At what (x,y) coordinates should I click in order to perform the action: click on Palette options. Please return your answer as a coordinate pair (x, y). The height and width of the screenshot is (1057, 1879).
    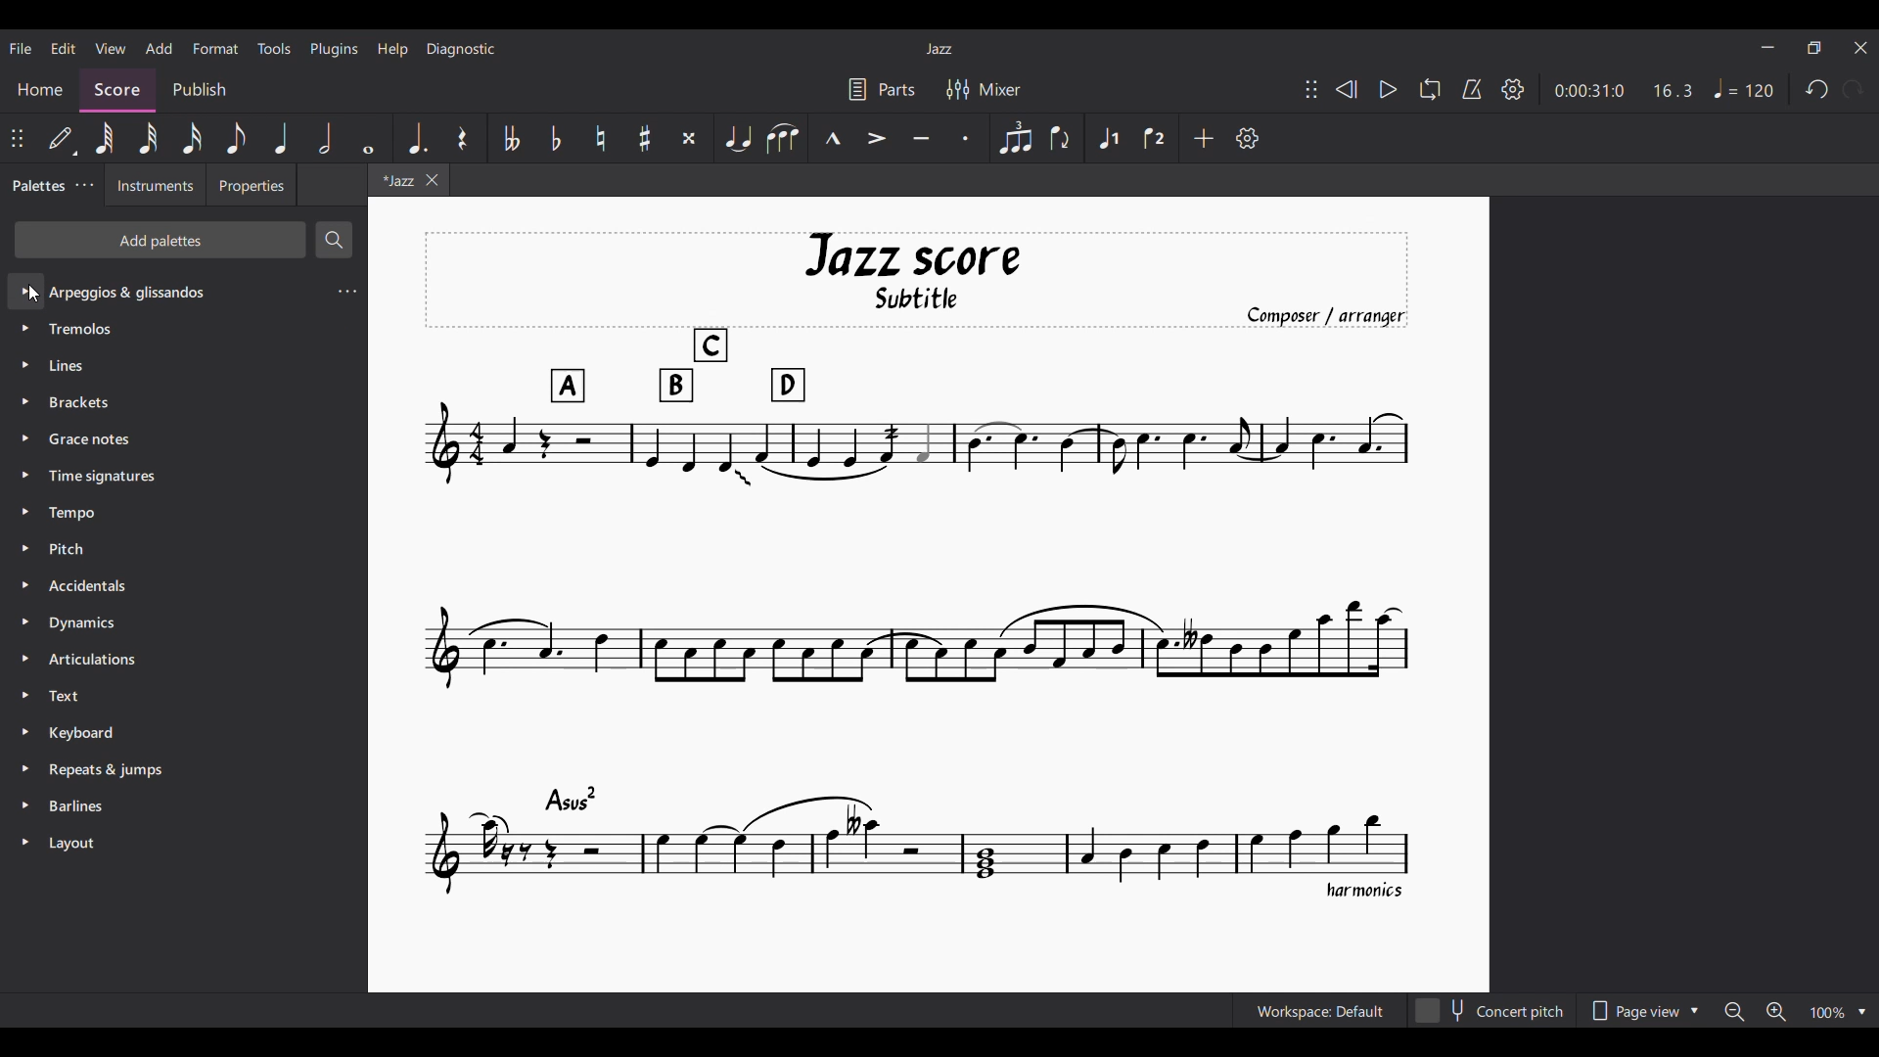
    Looking at the image, I should click on (152, 292).